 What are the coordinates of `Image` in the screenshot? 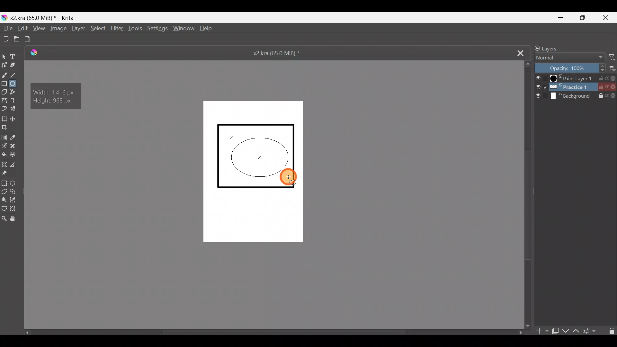 It's located at (59, 29).